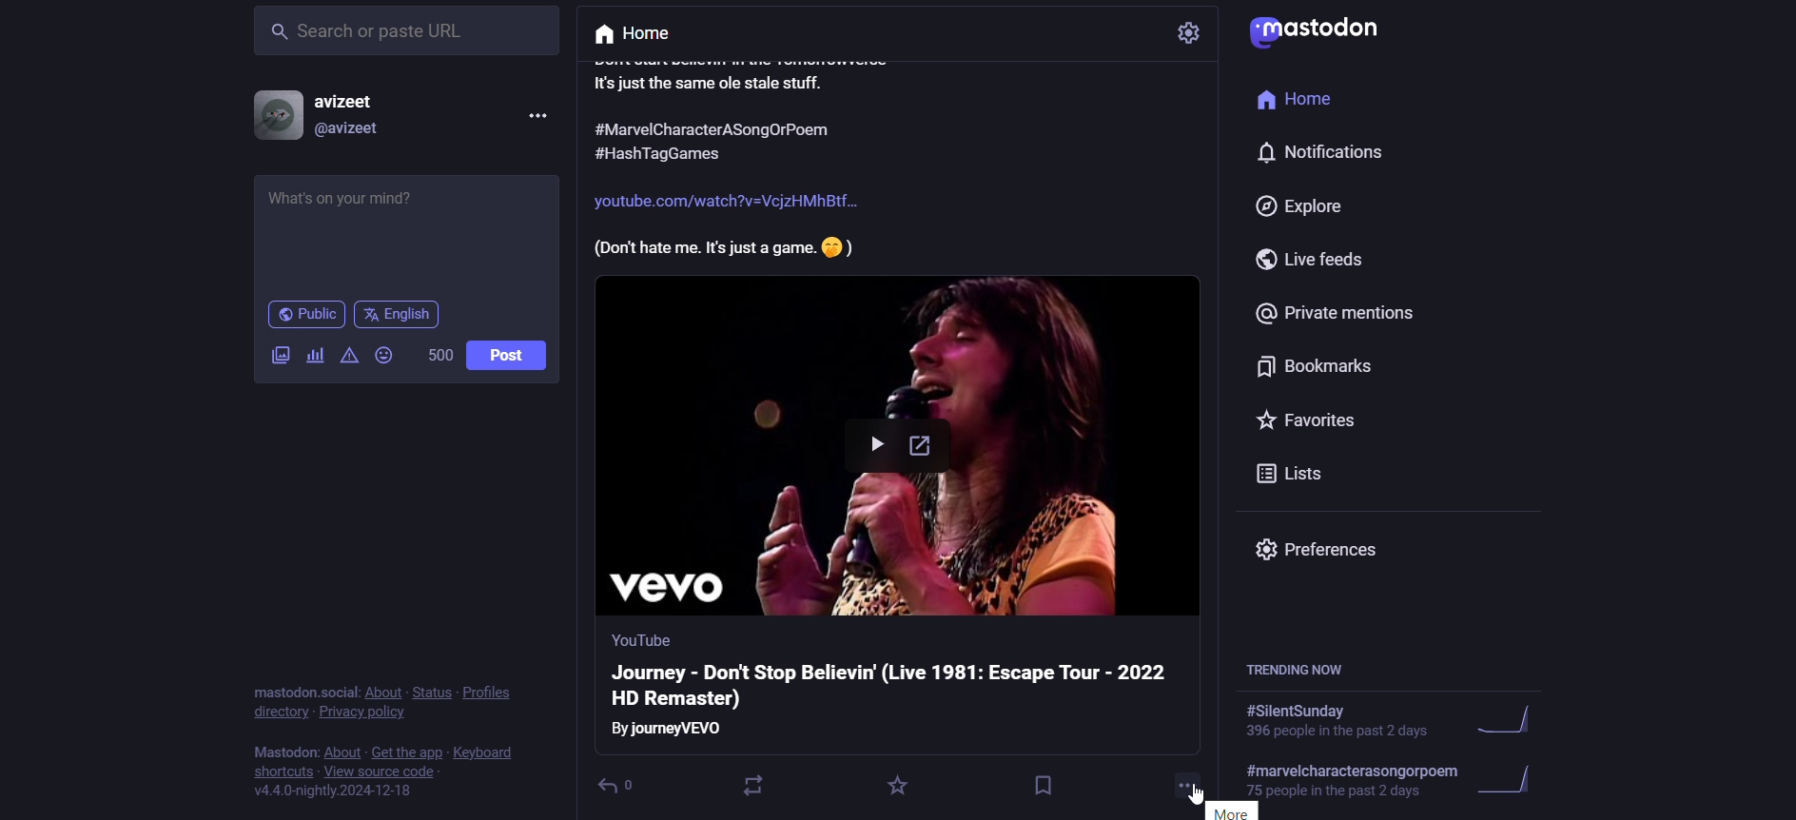  Describe the element at coordinates (1310, 419) in the screenshot. I see `favorites` at that location.